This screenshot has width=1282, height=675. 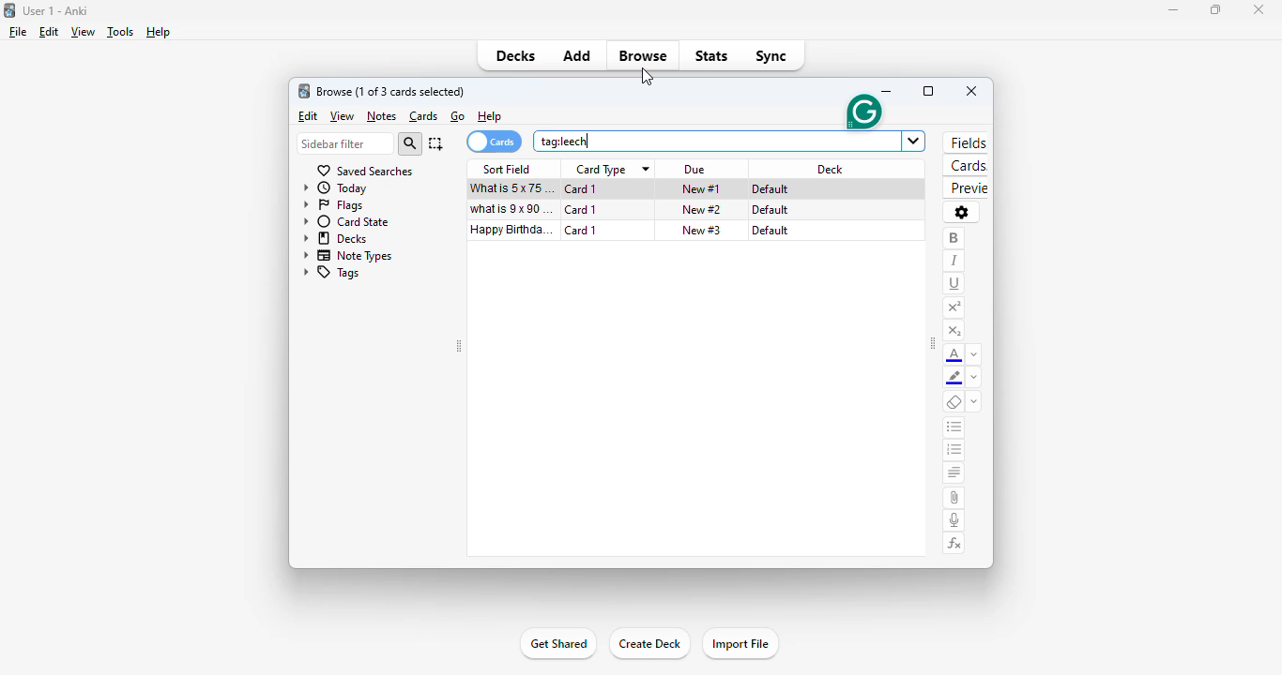 I want to click on help, so click(x=490, y=116).